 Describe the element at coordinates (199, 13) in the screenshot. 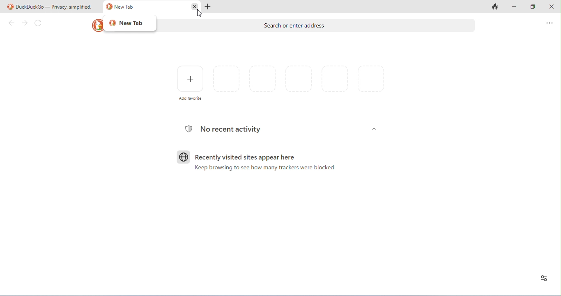

I see `cursor` at that location.